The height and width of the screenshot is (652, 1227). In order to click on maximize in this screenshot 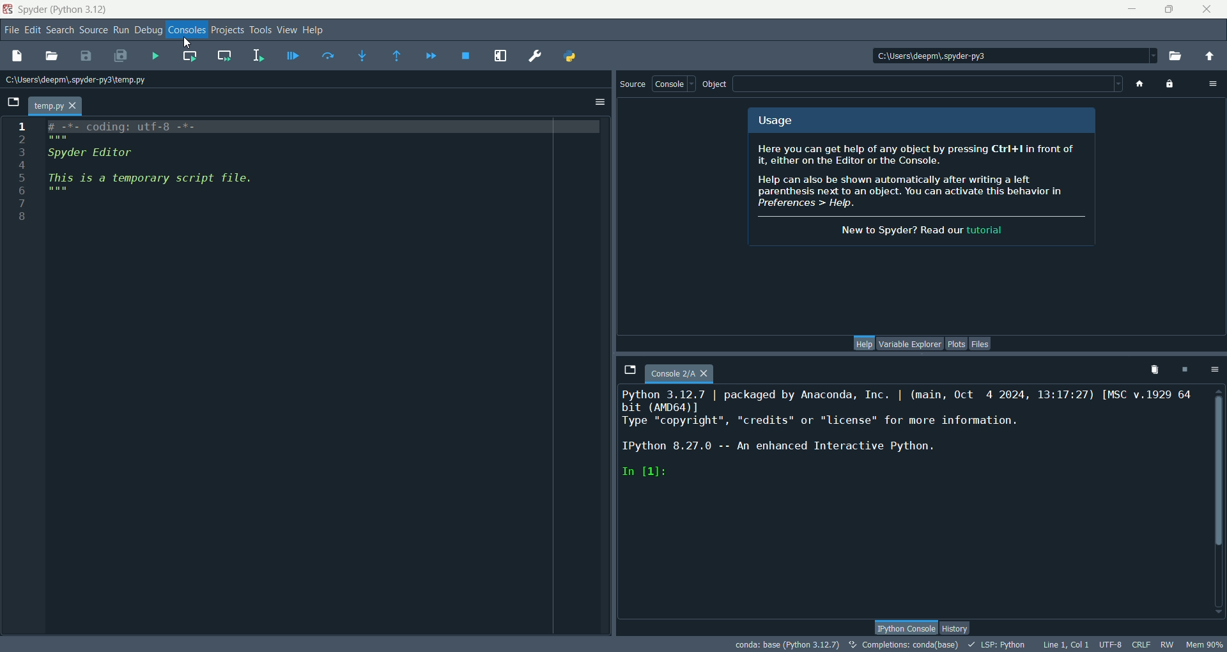, I will do `click(1169, 9)`.